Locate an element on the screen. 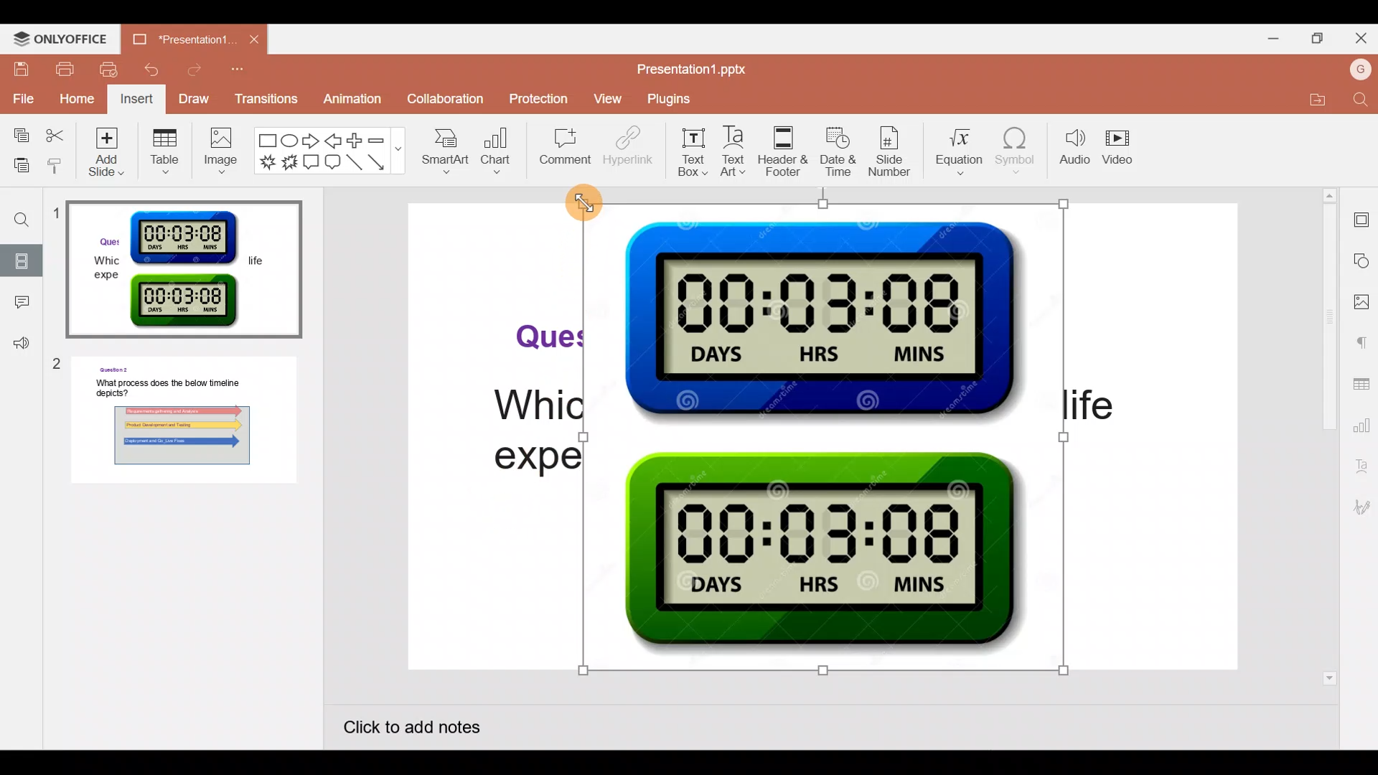 The width and height of the screenshot is (1378, 775). Find is located at coordinates (17, 215).